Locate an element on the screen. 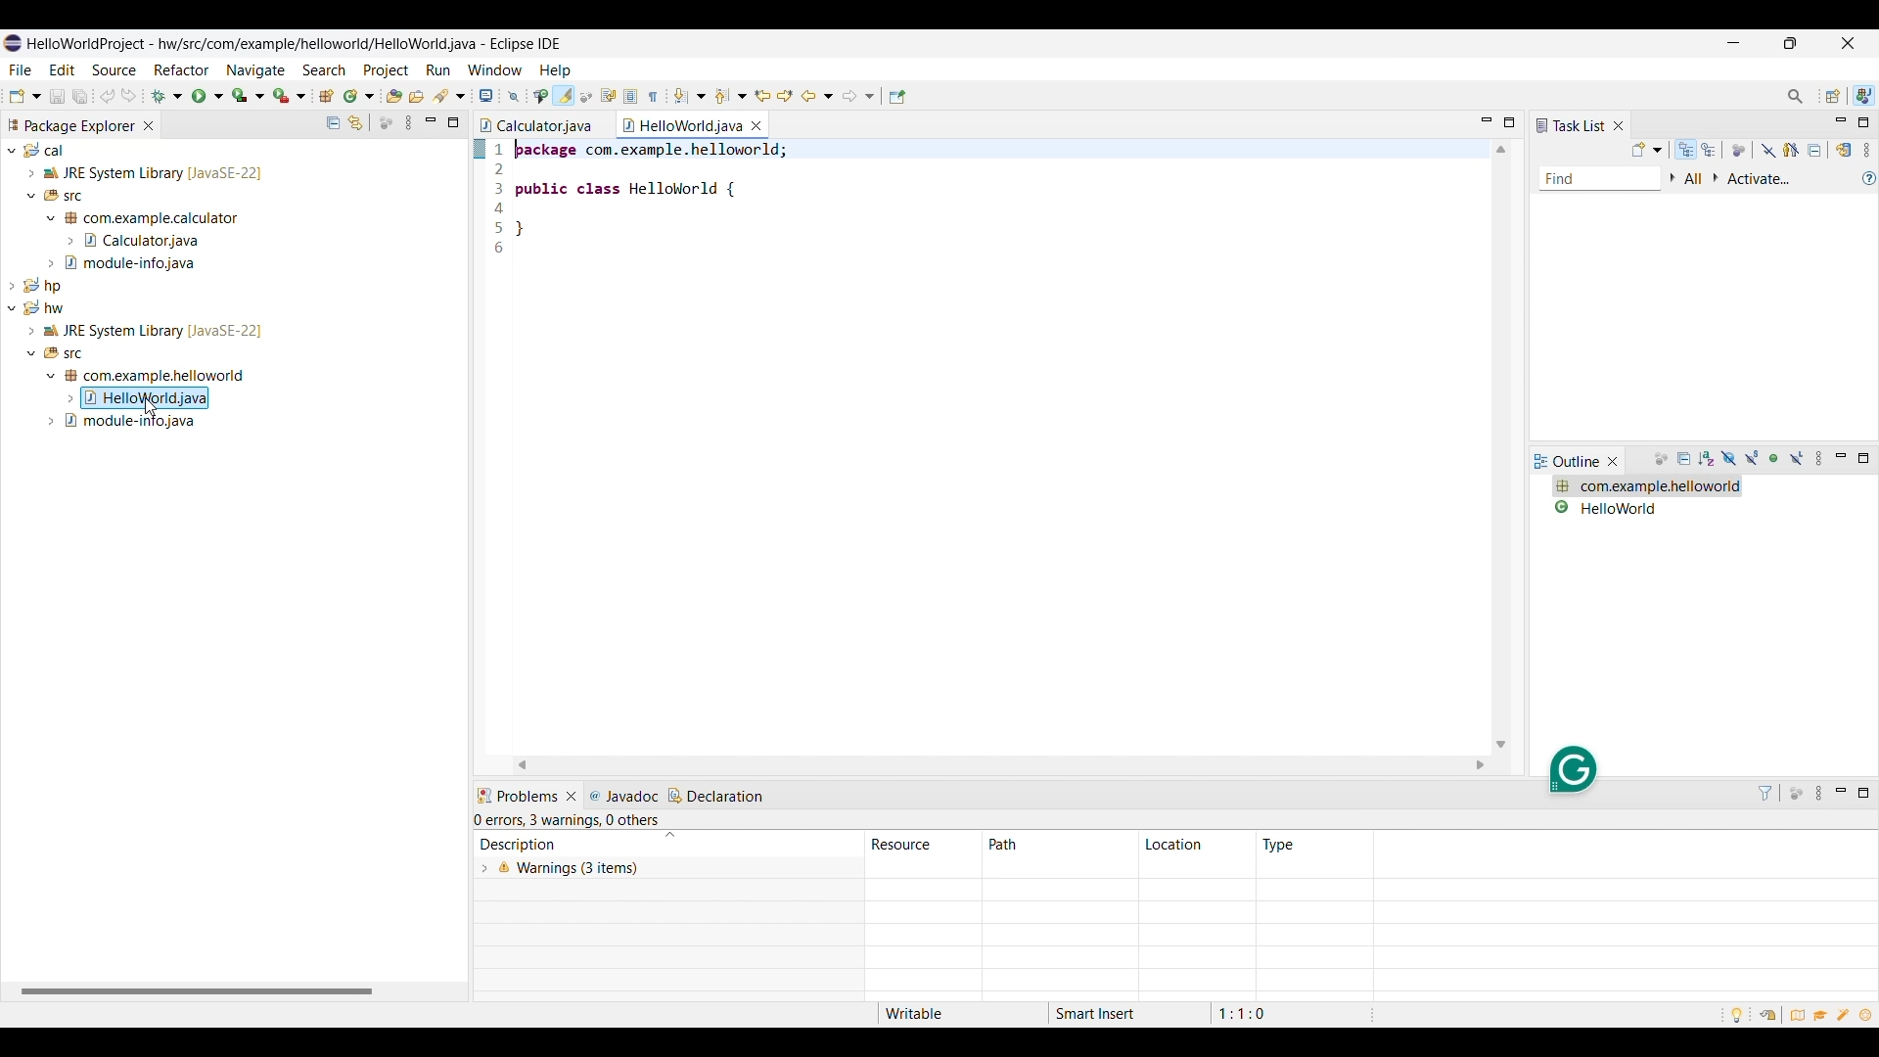 The width and height of the screenshot is (1879, 1057). Close is located at coordinates (1618, 125).